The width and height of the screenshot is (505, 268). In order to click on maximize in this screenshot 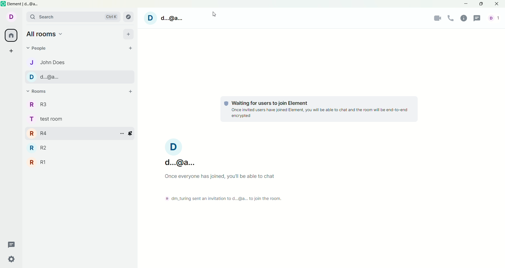, I will do `click(482, 4)`.